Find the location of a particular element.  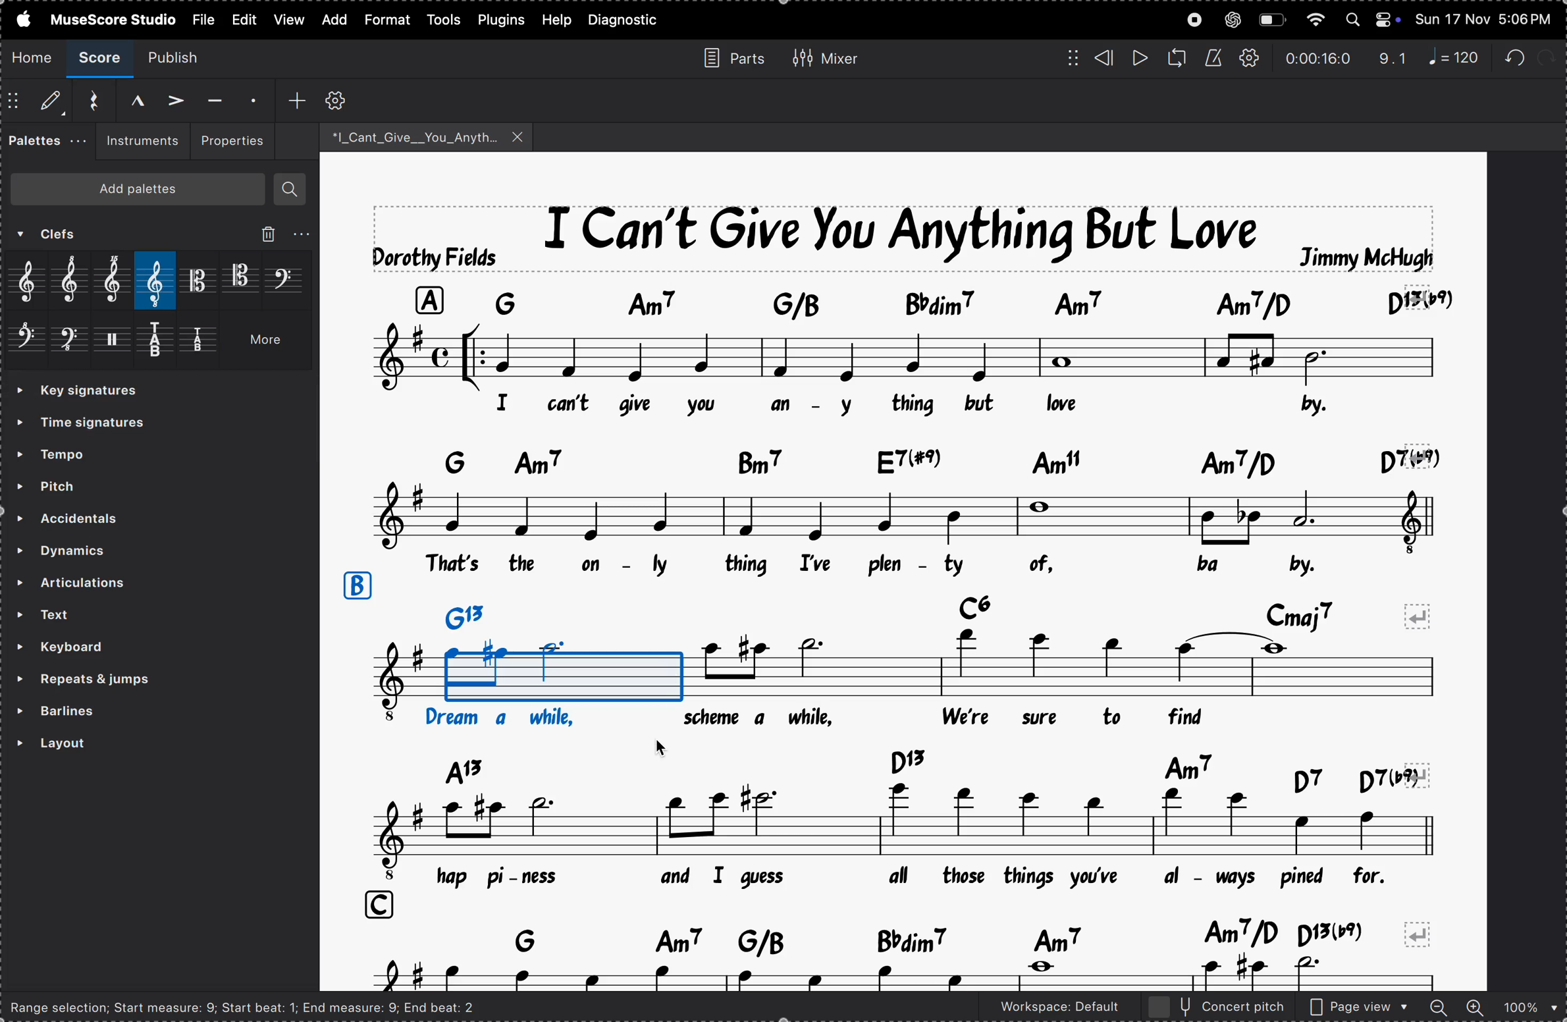

notes is located at coordinates (390, 676).